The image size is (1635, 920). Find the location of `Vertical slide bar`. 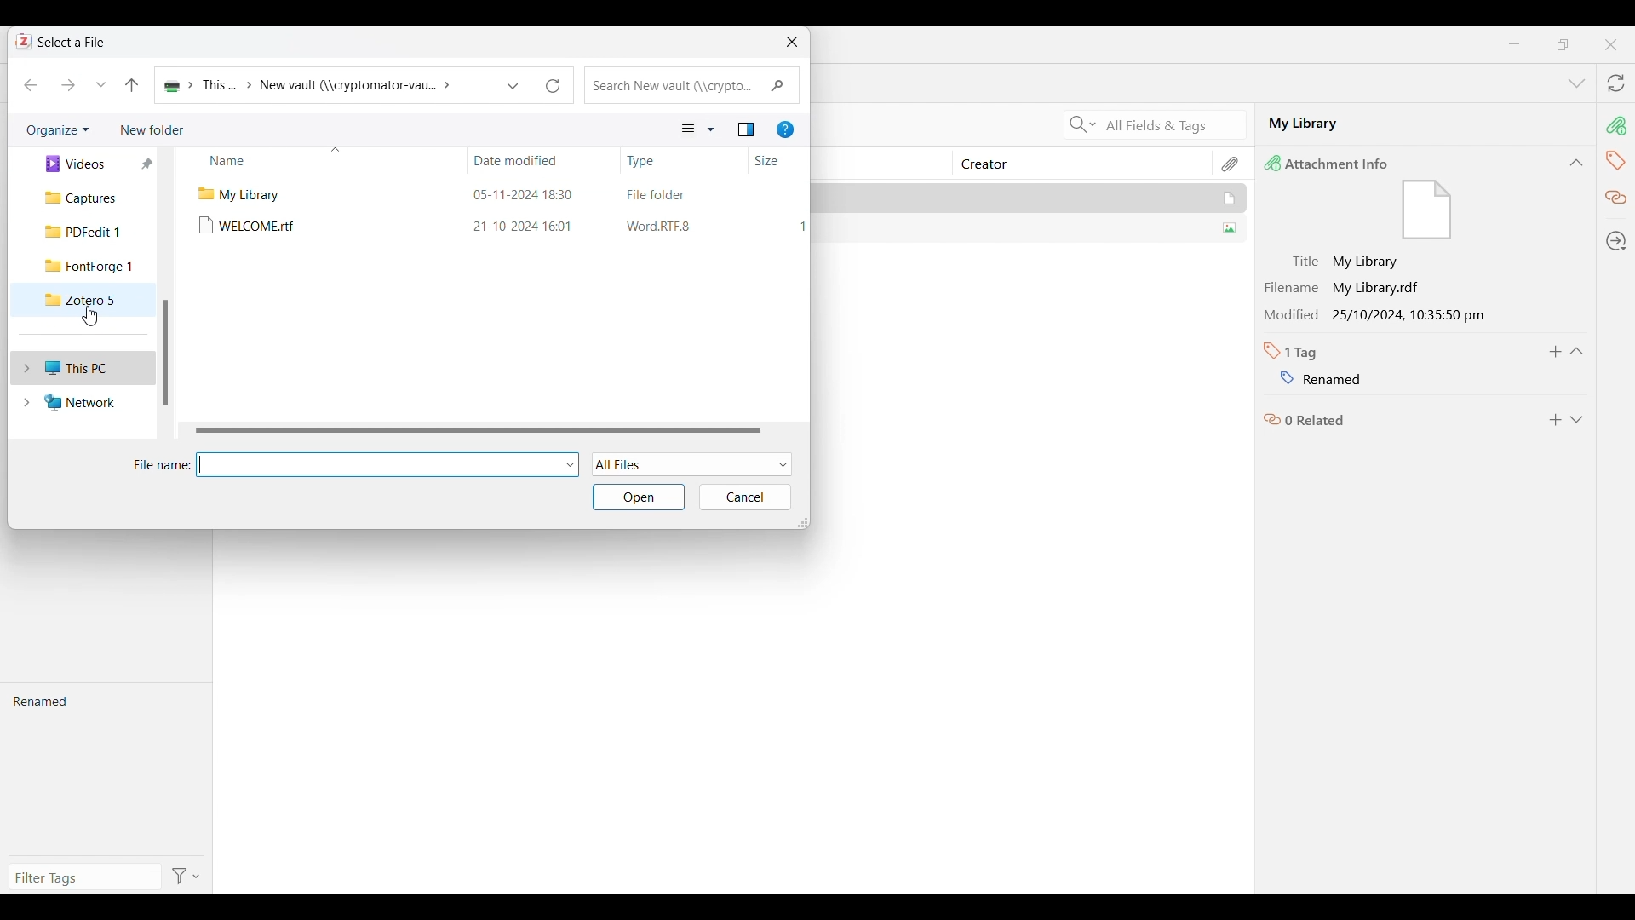

Vertical slide bar is located at coordinates (165, 353).